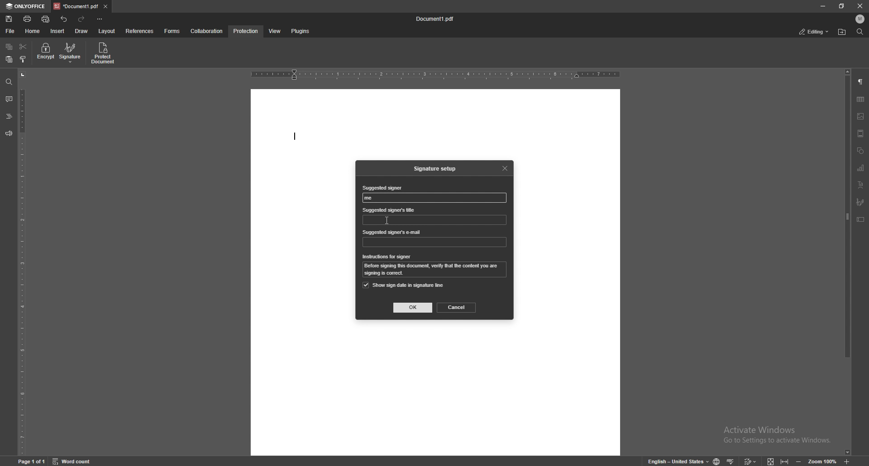  Describe the element at coordinates (297, 137) in the screenshot. I see `Typing start` at that location.